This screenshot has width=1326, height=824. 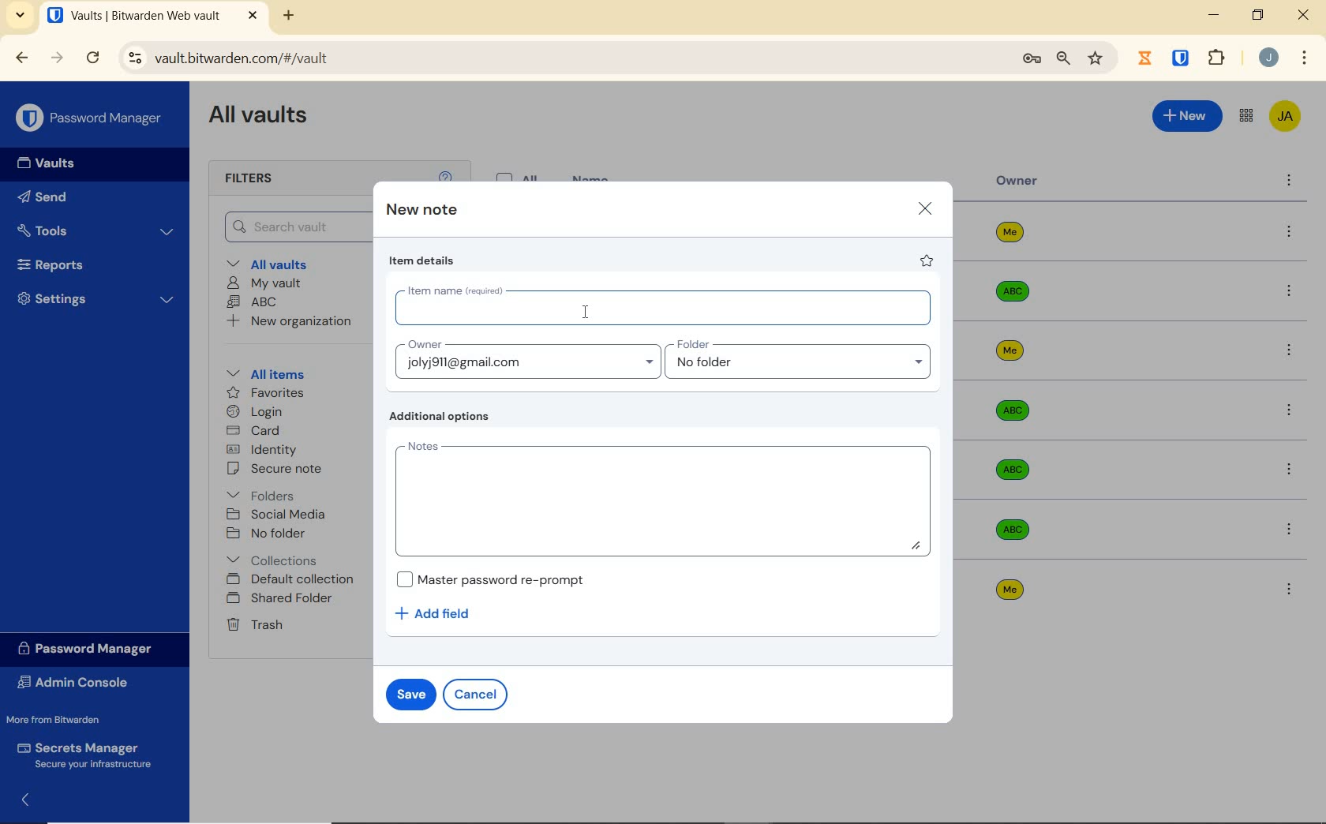 I want to click on All, so click(x=520, y=174).